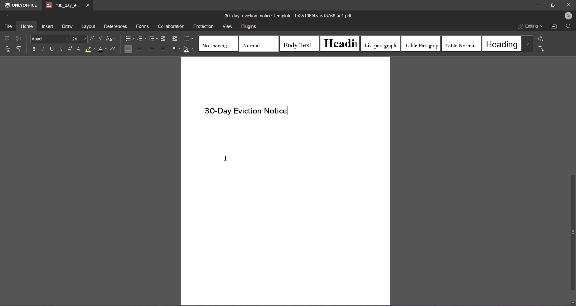 The height and width of the screenshot is (306, 576). I want to click on decrease indent, so click(163, 38).